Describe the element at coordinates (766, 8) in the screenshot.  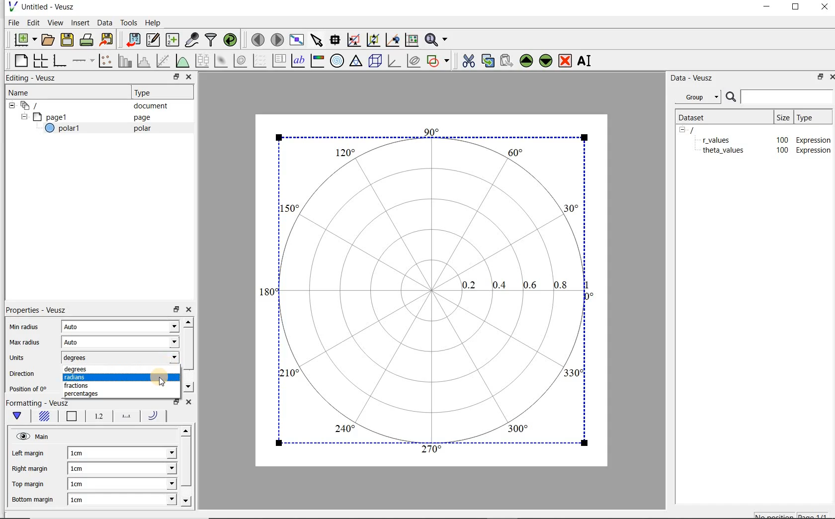
I see `minimize` at that location.